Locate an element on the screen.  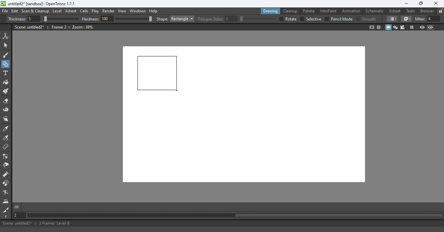
Polygon slides is located at coordinates (210, 19).